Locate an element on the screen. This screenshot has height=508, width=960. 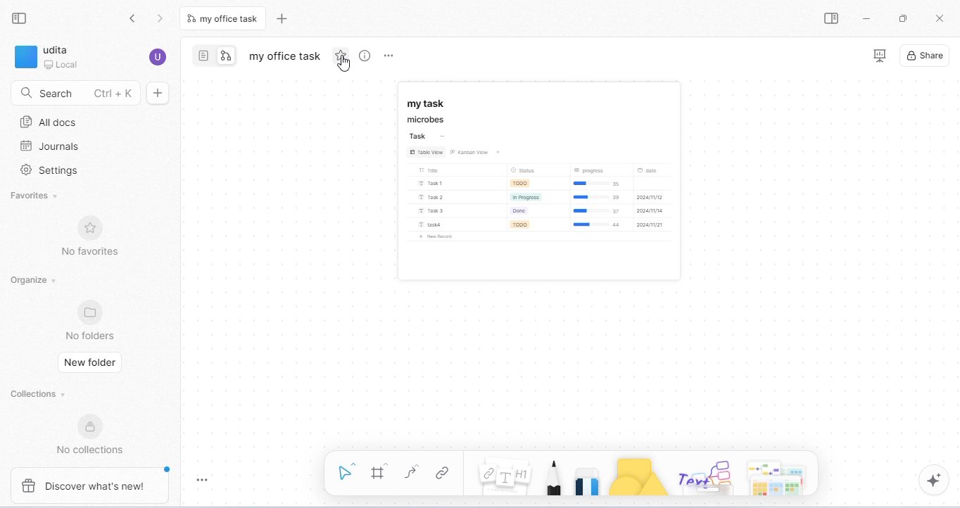
select is located at coordinates (344, 470).